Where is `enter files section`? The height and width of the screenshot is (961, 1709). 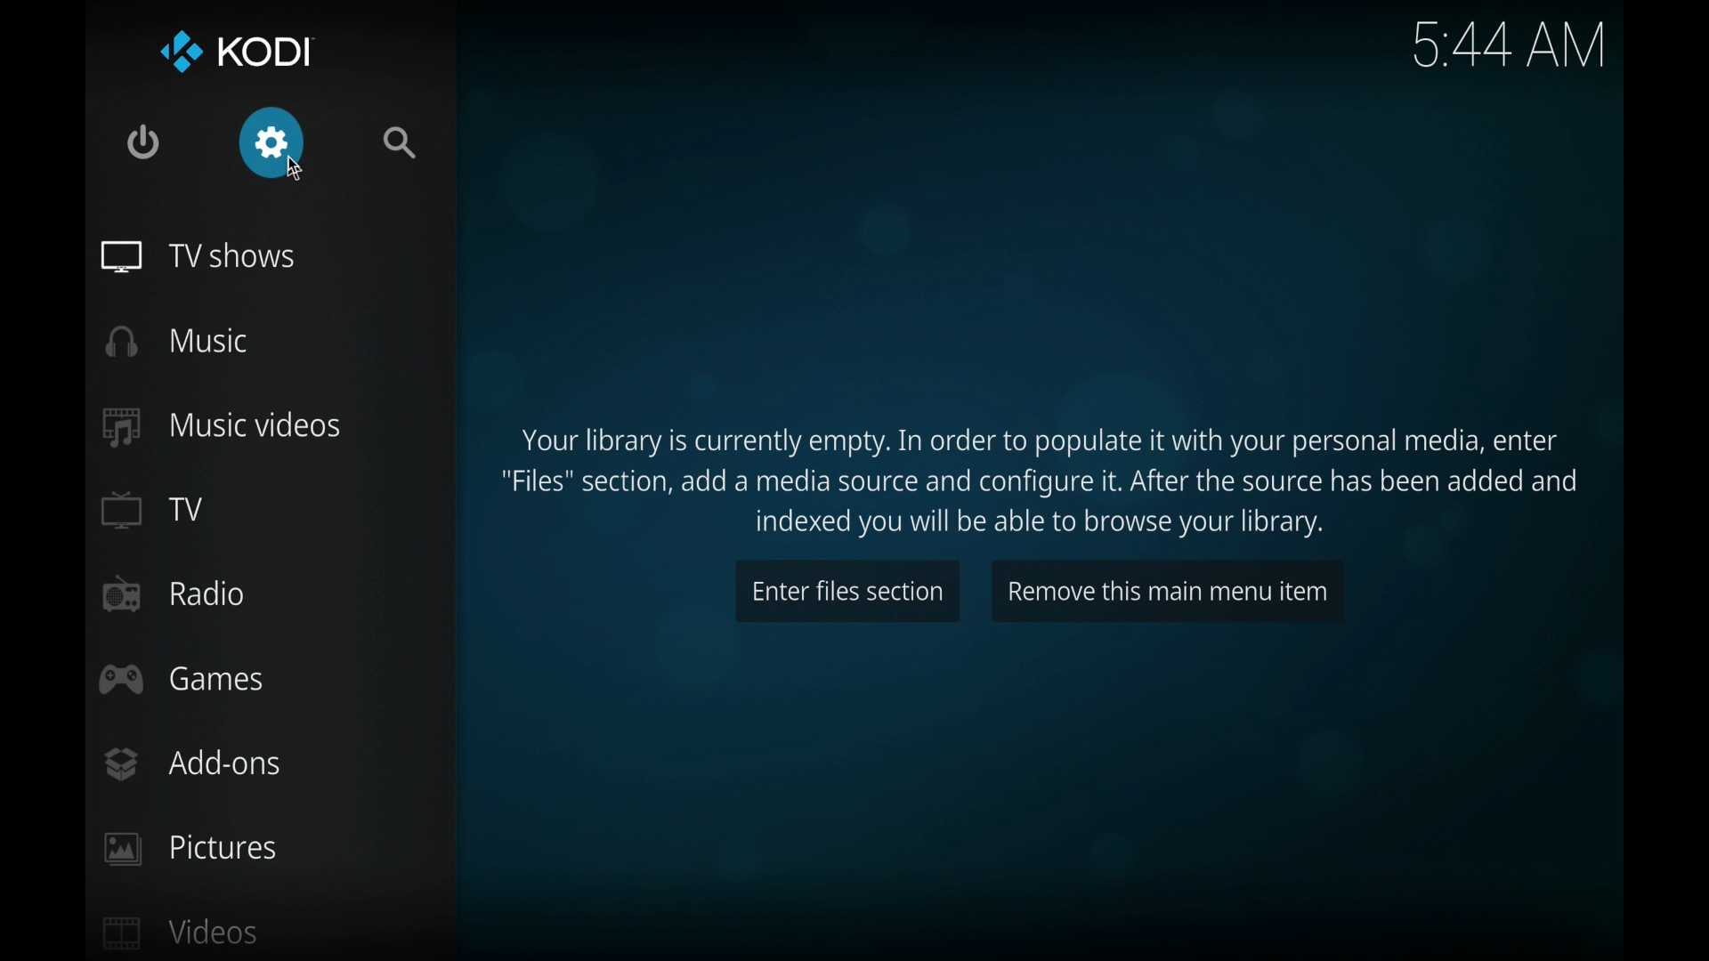
enter files section is located at coordinates (846, 590).